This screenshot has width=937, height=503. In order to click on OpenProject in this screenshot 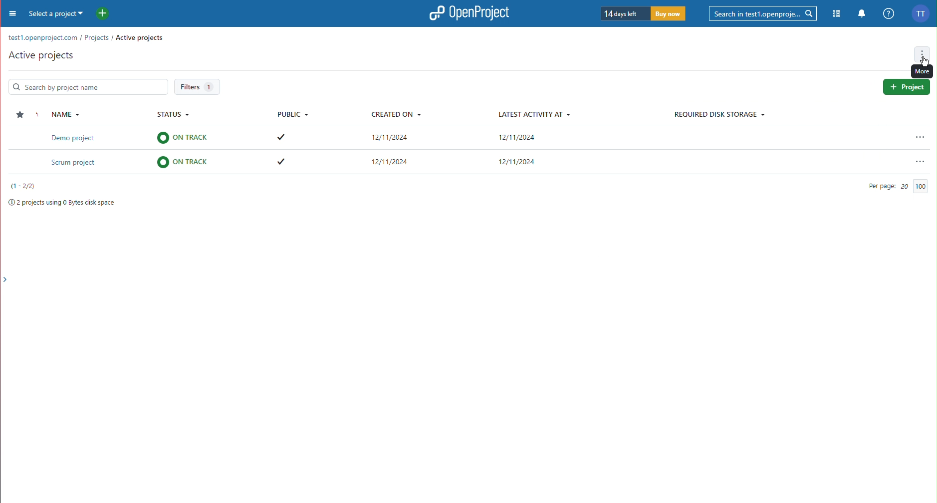, I will do `click(468, 12)`.